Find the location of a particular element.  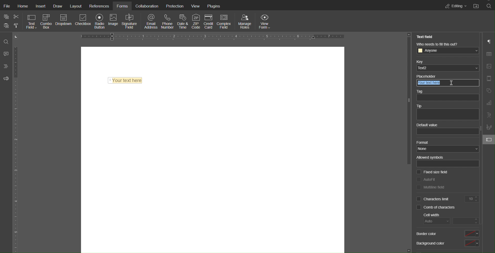

Comment is located at coordinates (6, 53).